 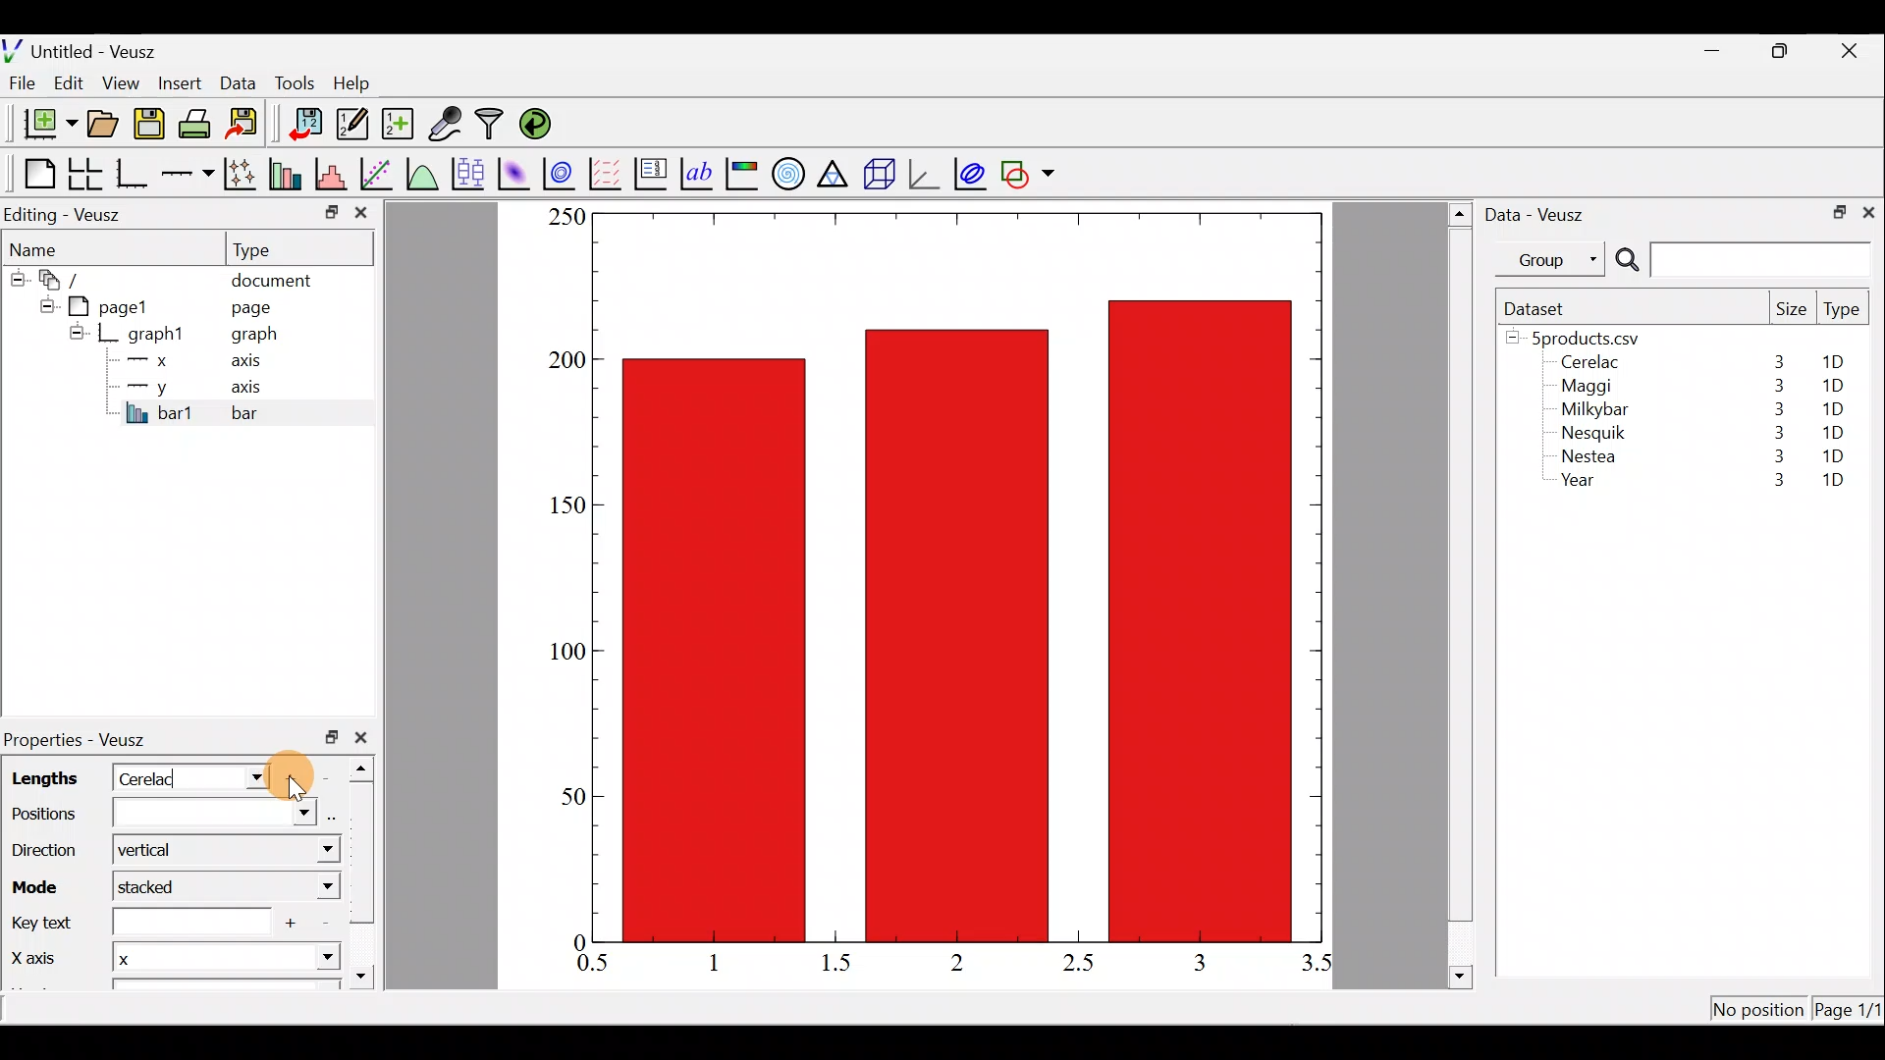 I want to click on add another item, so click(x=295, y=923).